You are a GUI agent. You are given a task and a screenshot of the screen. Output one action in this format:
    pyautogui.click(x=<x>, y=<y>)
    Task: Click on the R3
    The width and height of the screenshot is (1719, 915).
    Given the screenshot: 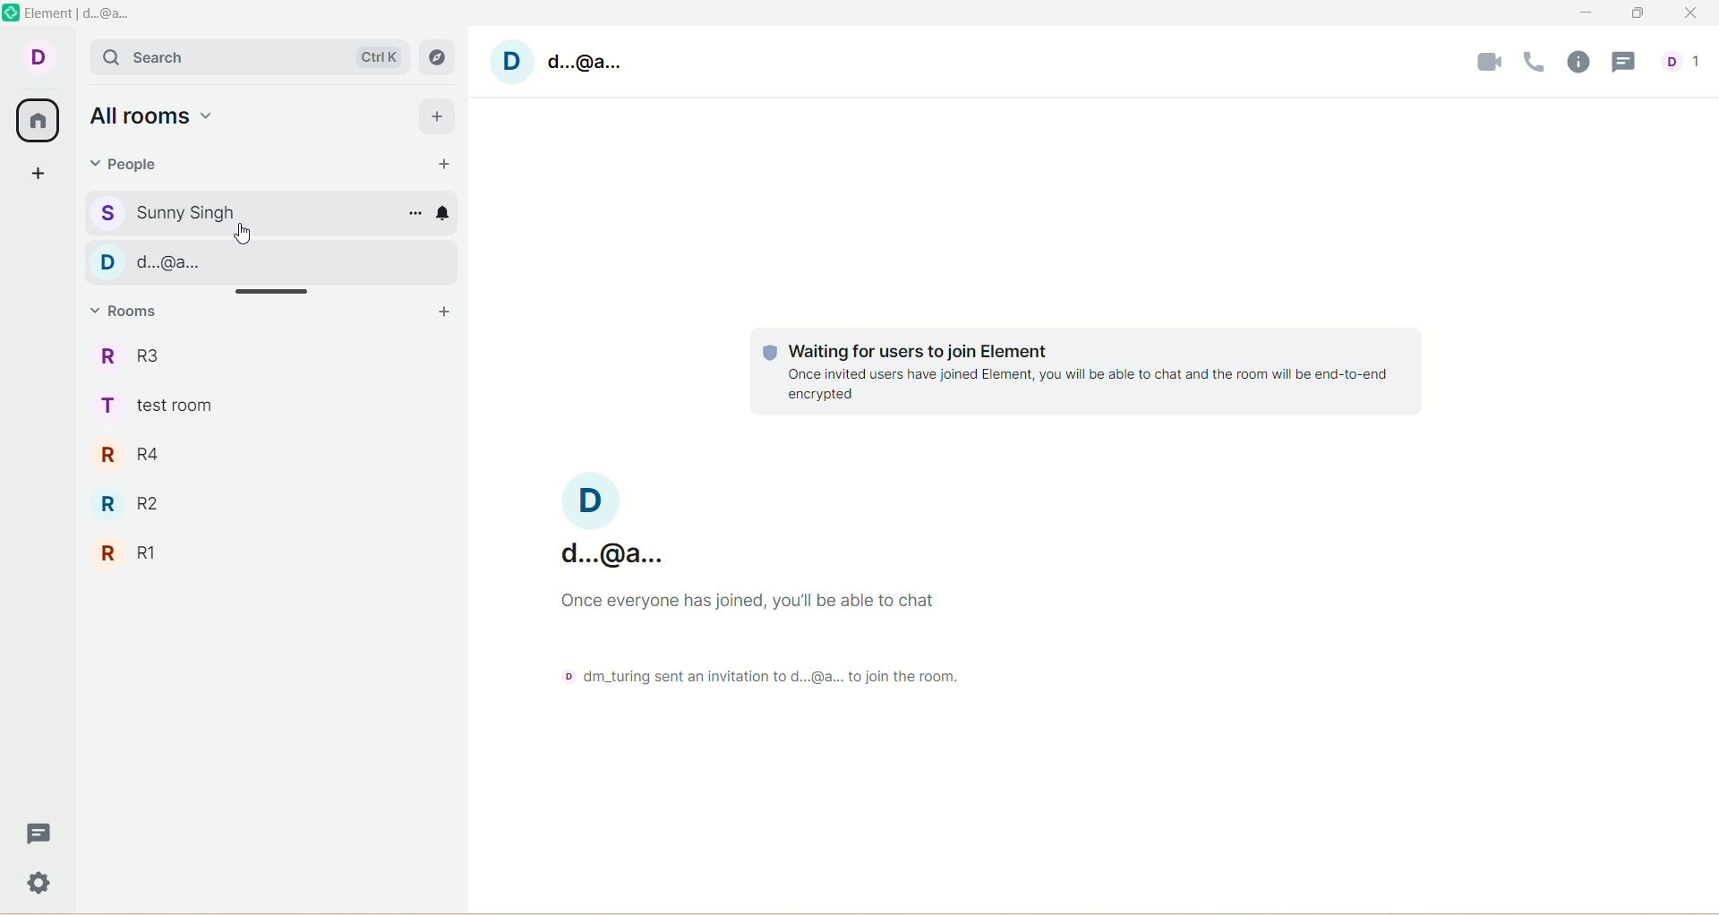 What is the action you would take?
    pyautogui.click(x=144, y=355)
    